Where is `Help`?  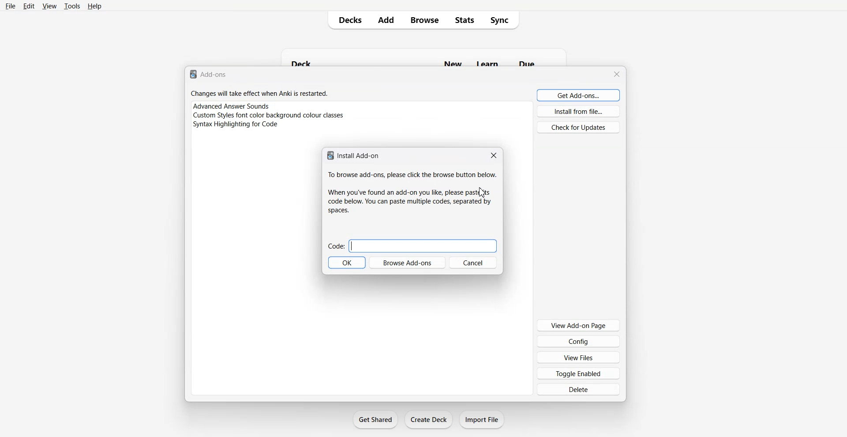 Help is located at coordinates (95, 6).